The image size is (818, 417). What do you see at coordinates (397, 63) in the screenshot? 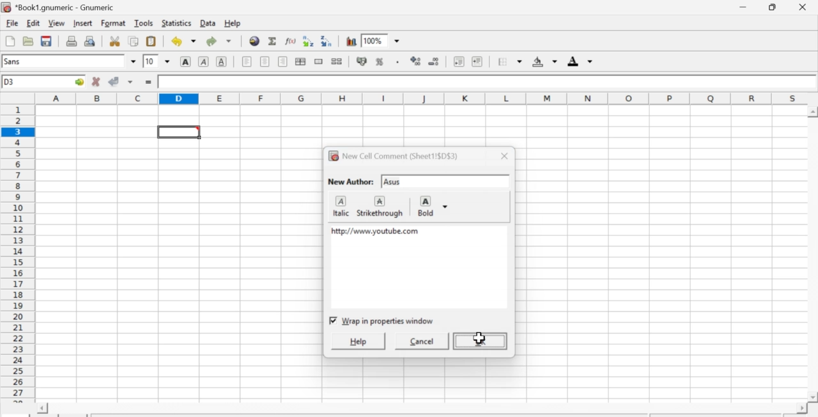
I see `Include thousands separator` at bounding box center [397, 63].